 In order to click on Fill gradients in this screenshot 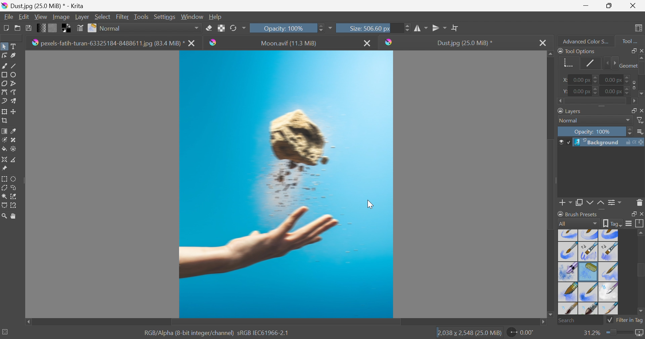, I will do `click(42, 27)`.